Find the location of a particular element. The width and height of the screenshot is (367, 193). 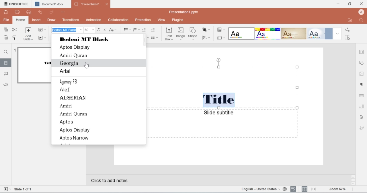

copy is located at coordinates (7, 30).